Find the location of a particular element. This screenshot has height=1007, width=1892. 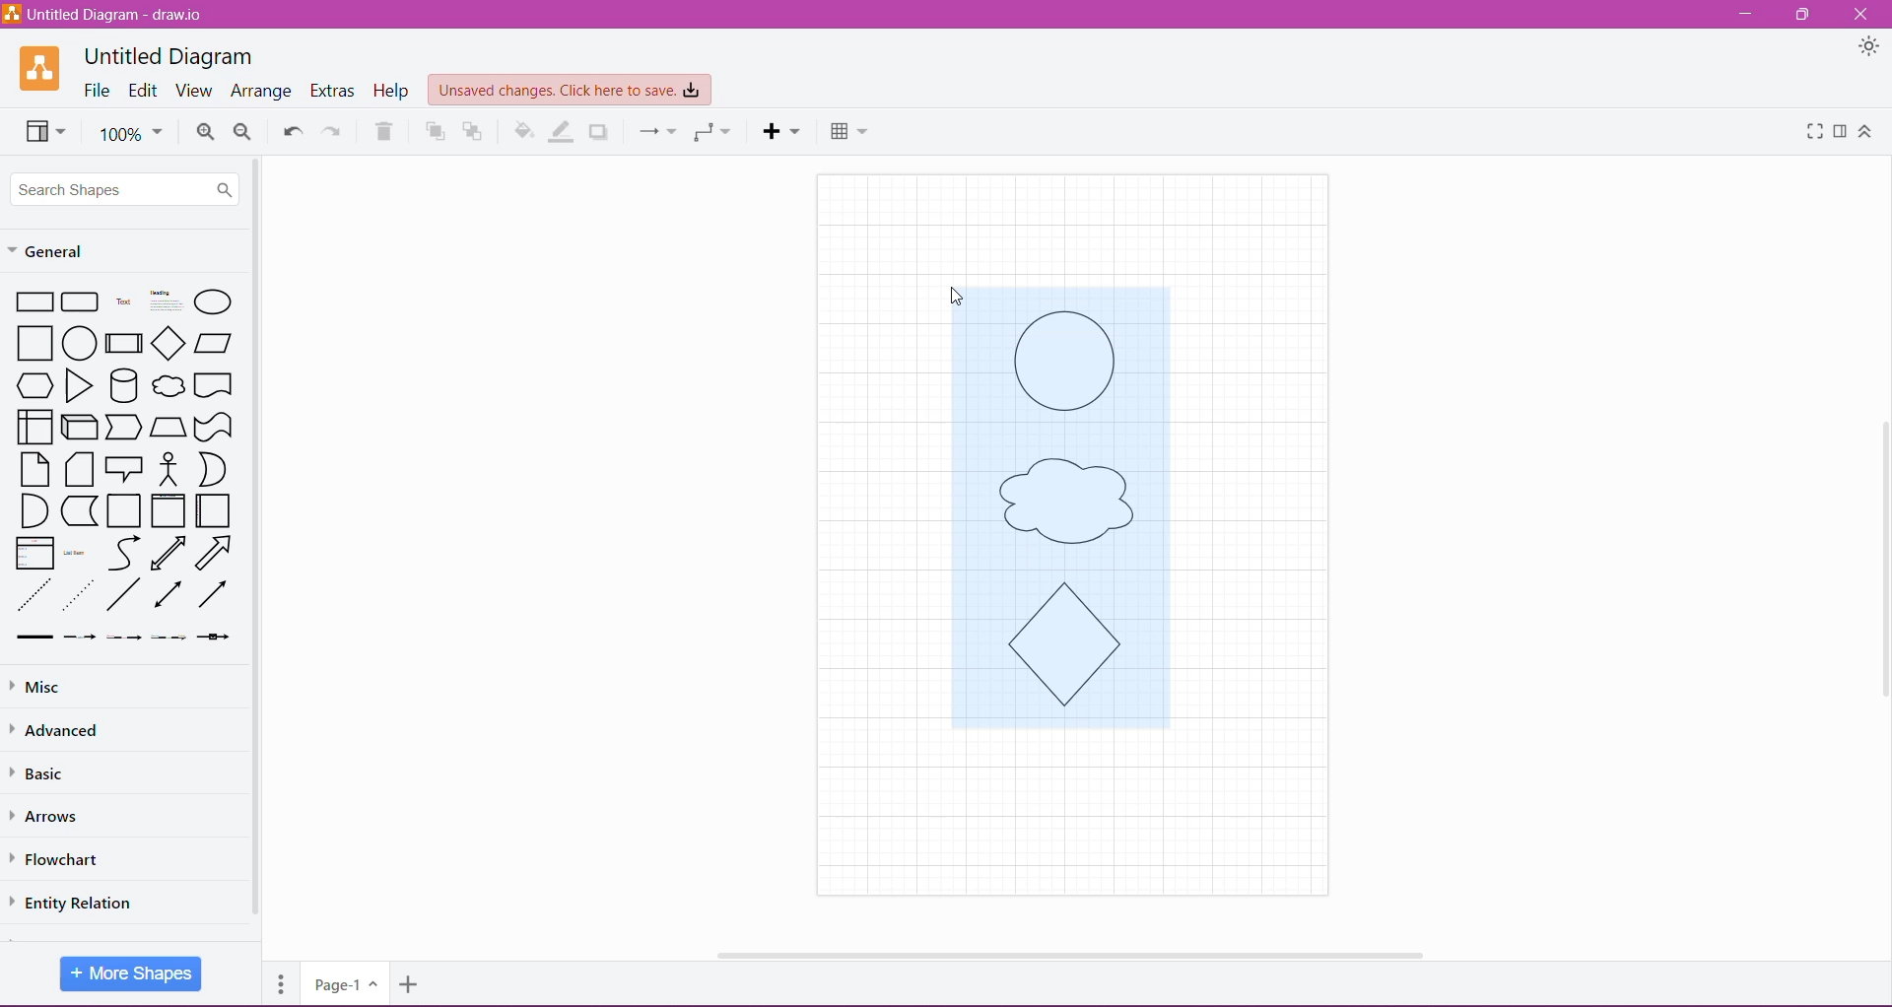

Help is located at coordinates (393, 91).